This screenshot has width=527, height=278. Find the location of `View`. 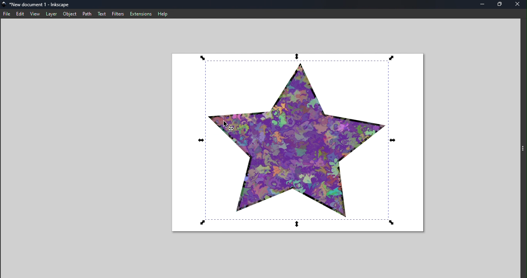

View is located at coordinates (36, 14).